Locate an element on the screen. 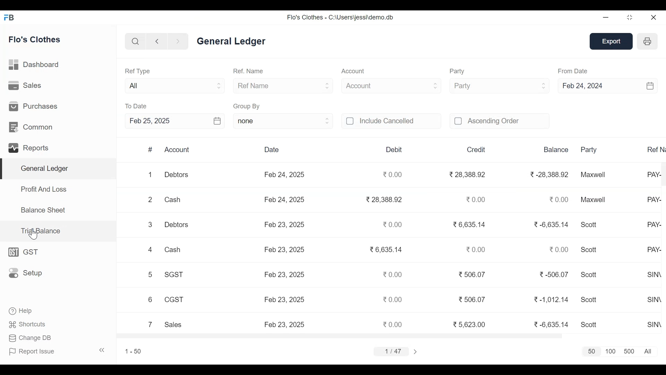  Ref. Name is located at coordinates (248, 71).